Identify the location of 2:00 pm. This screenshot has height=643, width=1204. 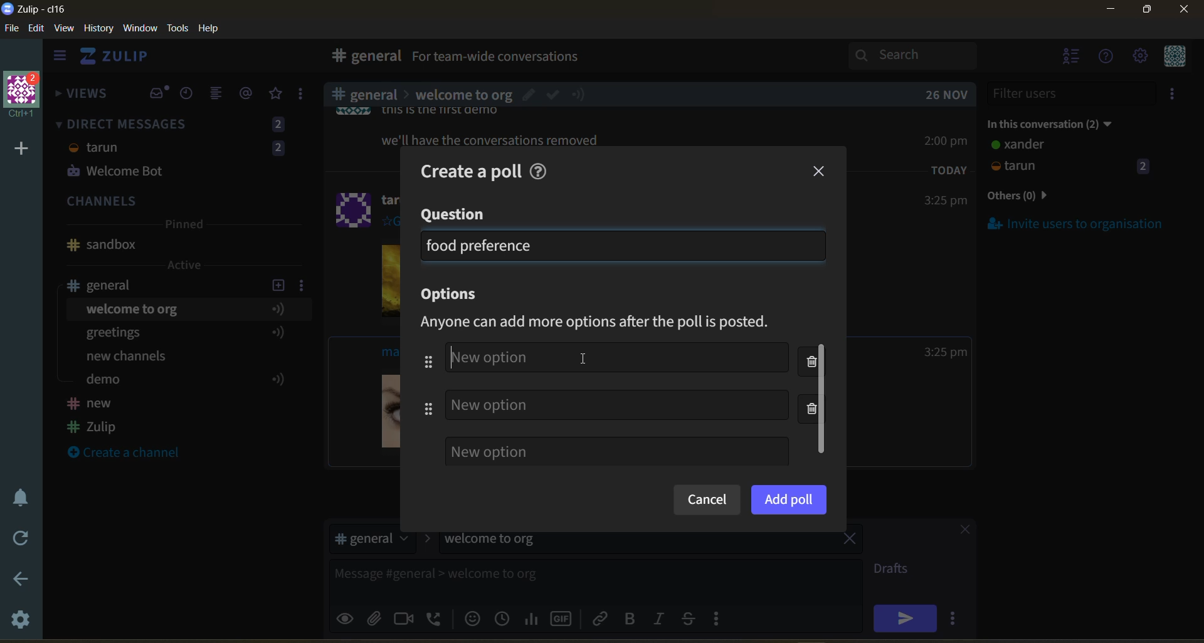
(948, 140).